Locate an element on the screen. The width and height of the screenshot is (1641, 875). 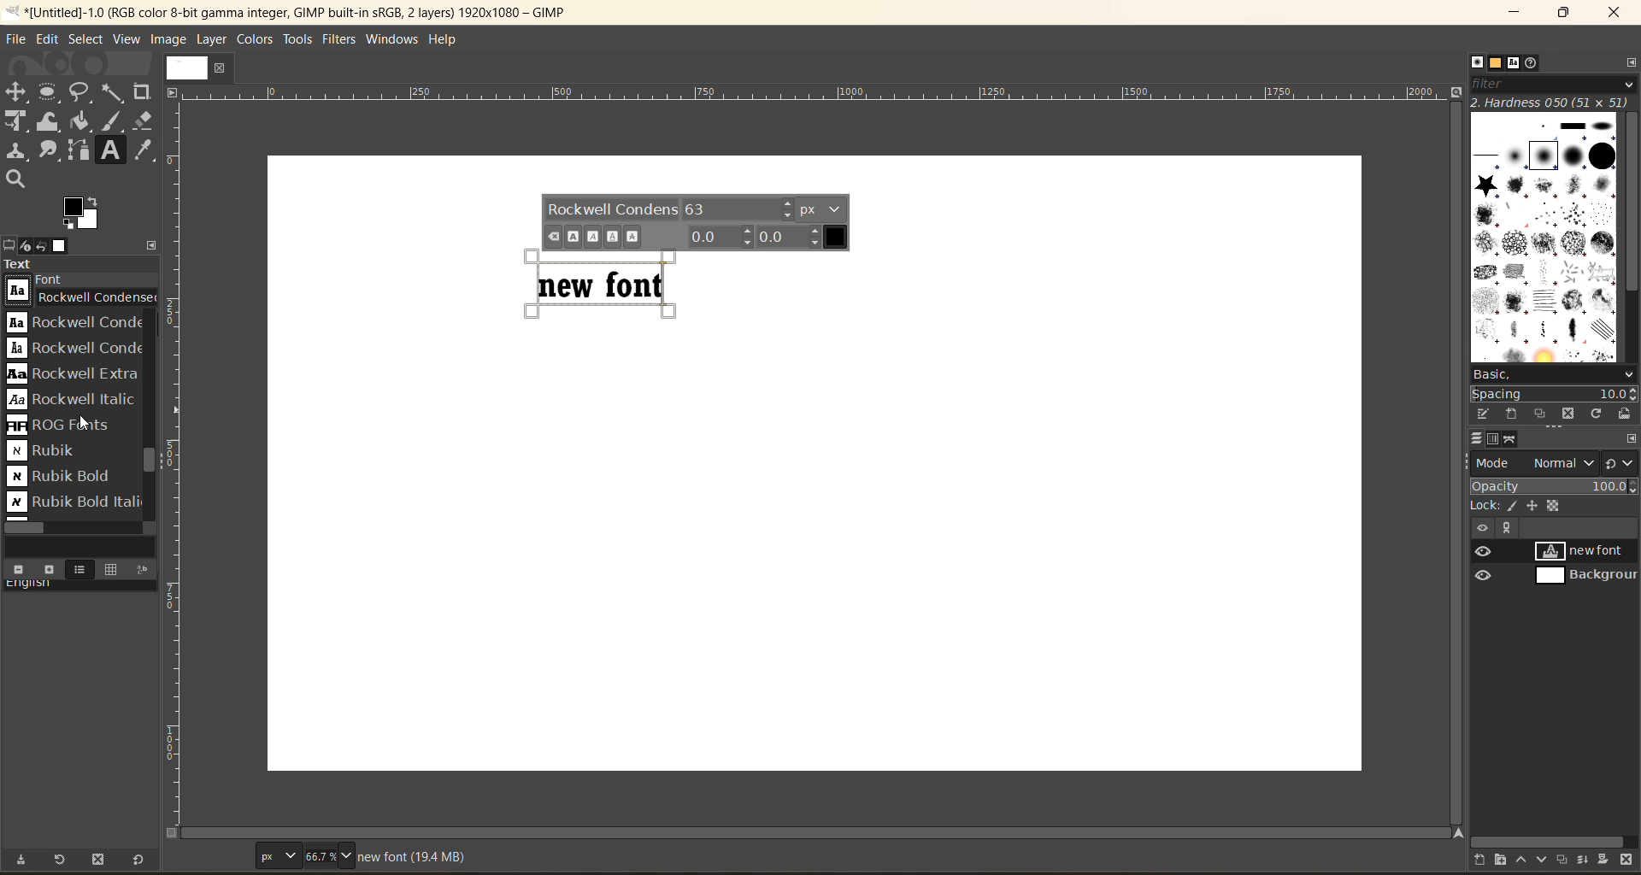
create a new layer group is located at coordinates (1503, 860).